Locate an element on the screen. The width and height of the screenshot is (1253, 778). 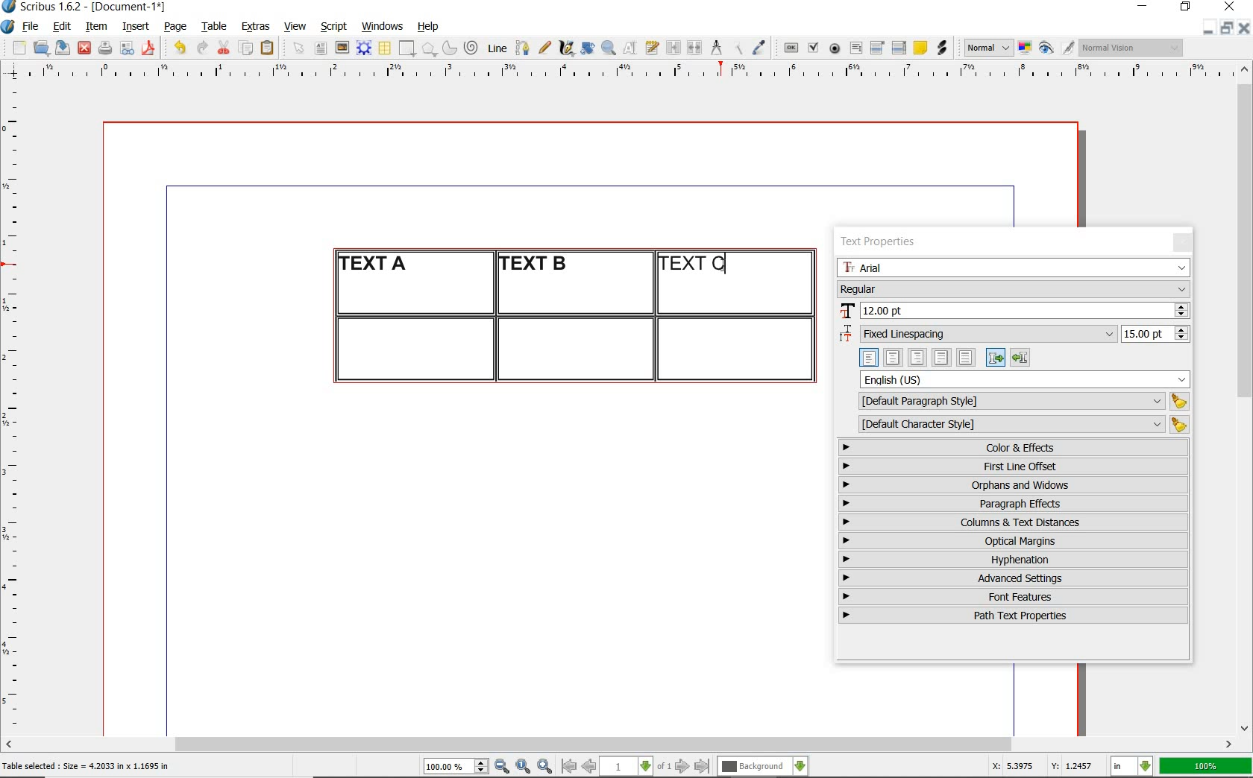
pdf push button is located at coordinates (791, 48).